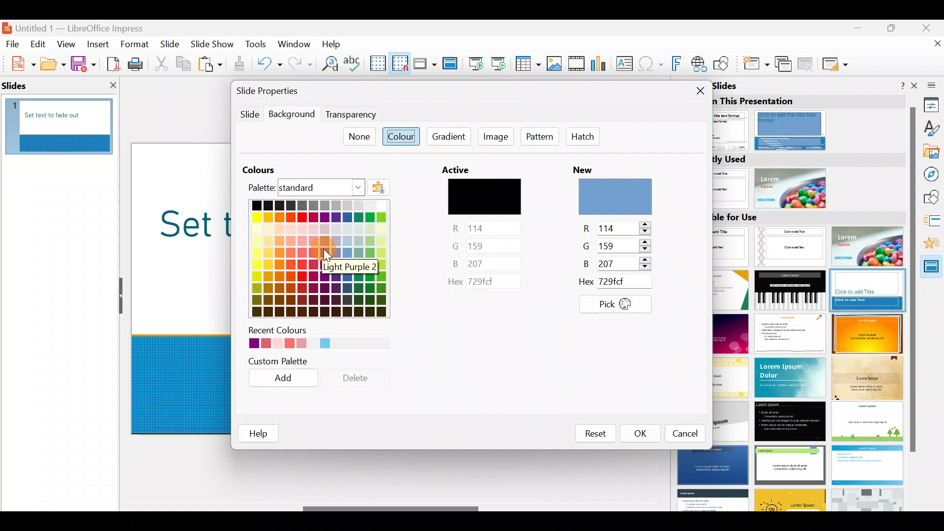 This screenshot has width=944, height=531. What do you see at coordinates (618, 264) in the screenshot?
I see `blue` at bounding box center [618, 264].